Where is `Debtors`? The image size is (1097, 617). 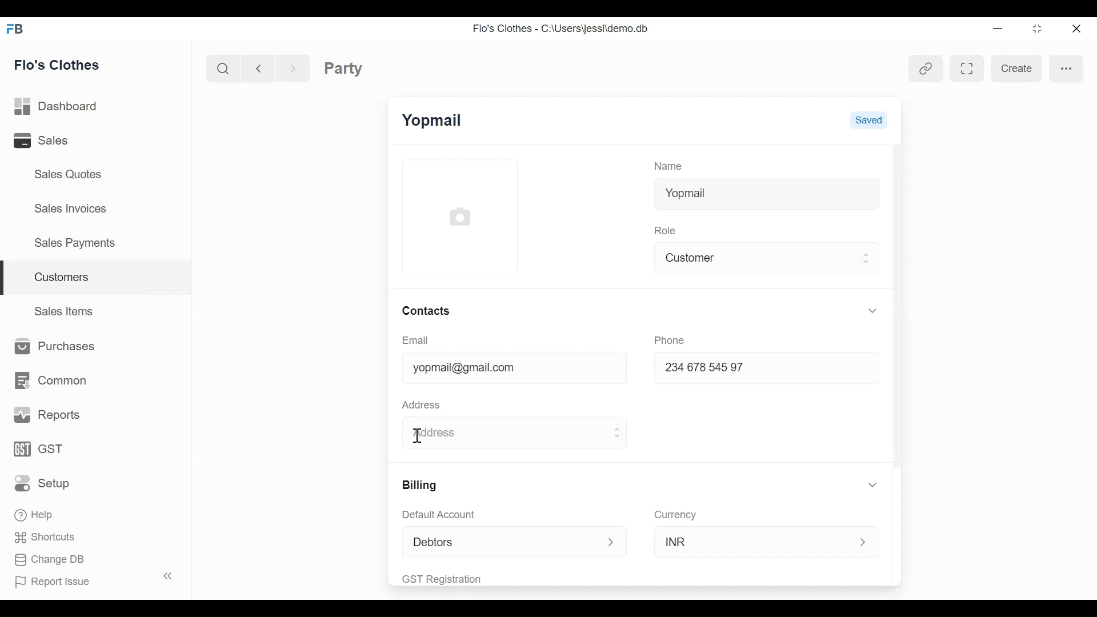
Debtors is located at coordinates (505, 540).